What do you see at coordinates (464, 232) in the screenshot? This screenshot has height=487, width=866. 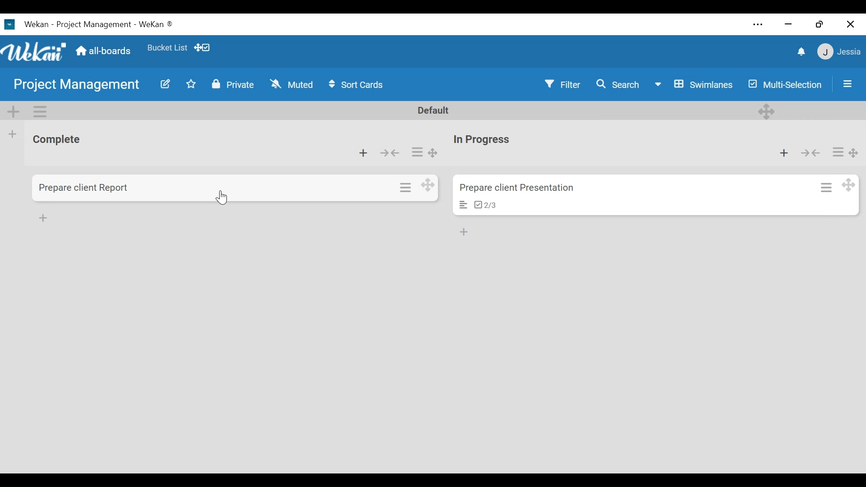 I see `Add card at the bottom of the list` at bounding box center [464, 232].